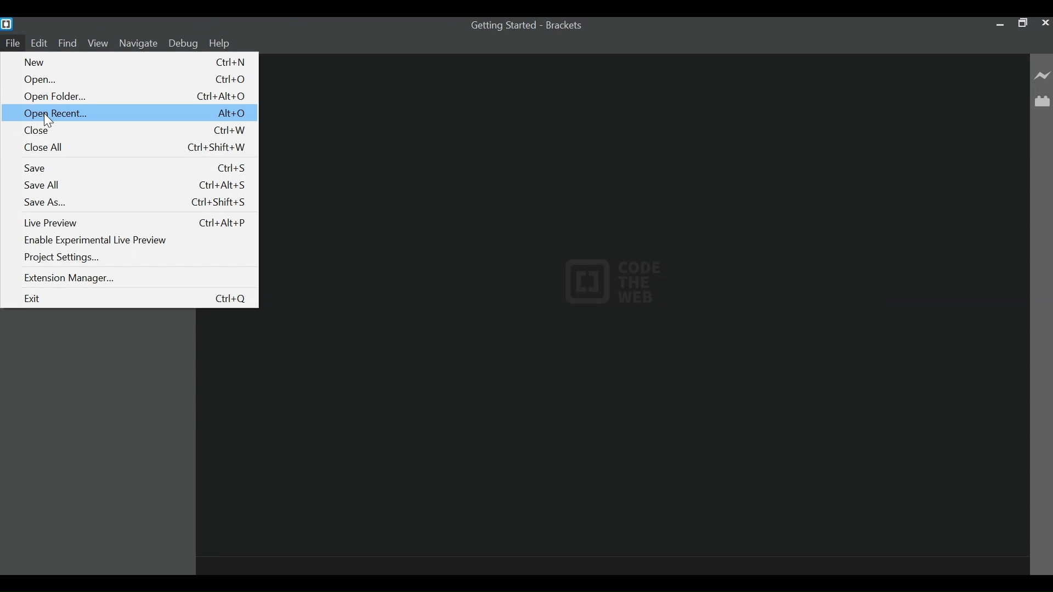 The image size is (1053, 592). Describe the element at coordinates (137, 148) in the screenshot. I see `Close All` at that location.